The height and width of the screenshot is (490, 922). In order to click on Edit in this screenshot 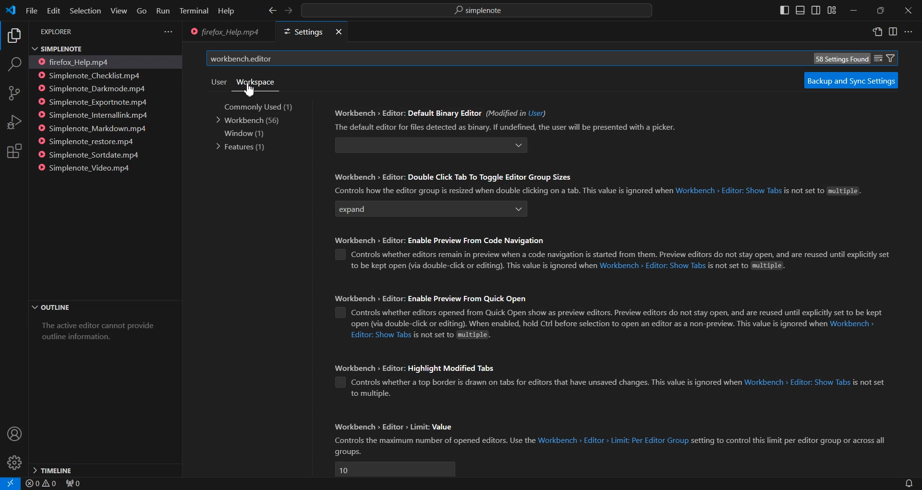, I will do `click(53, 11)`.